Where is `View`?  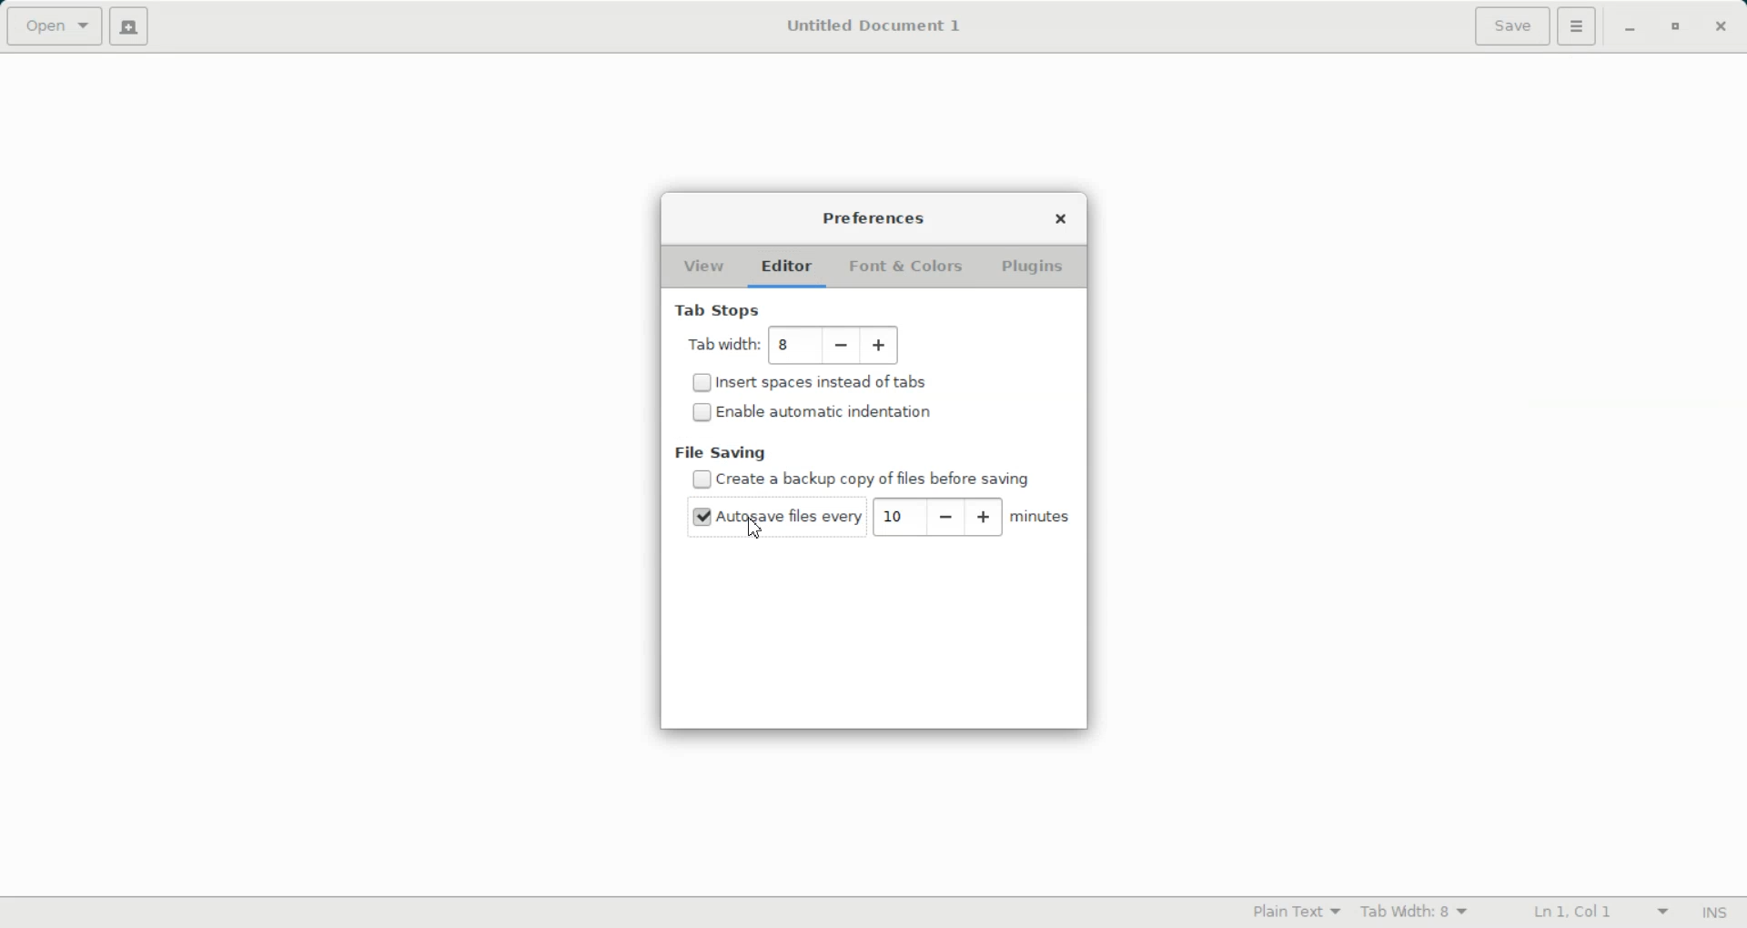 View is located at coordinates (705, 267).